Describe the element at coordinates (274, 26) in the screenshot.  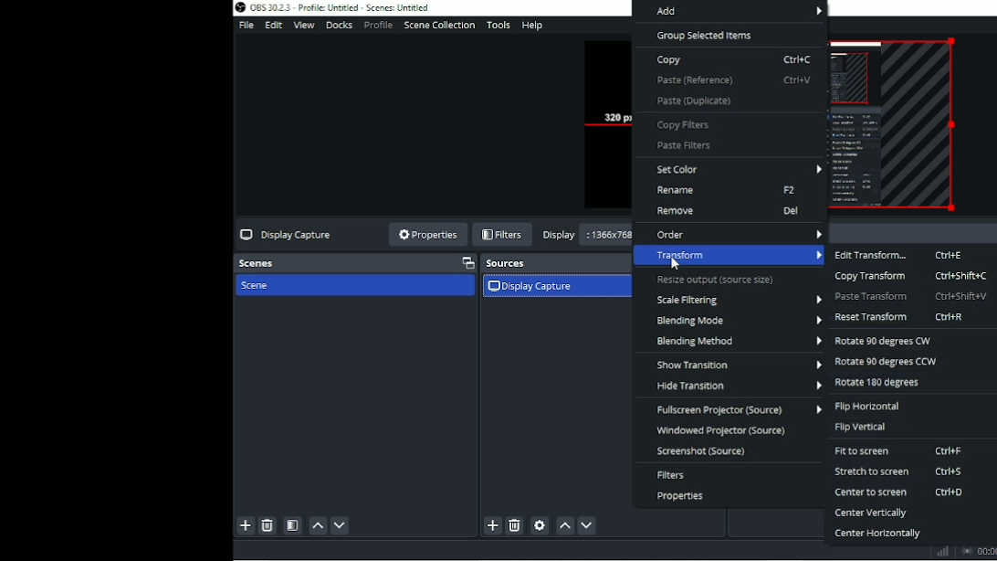
I see `Edit` at that location.